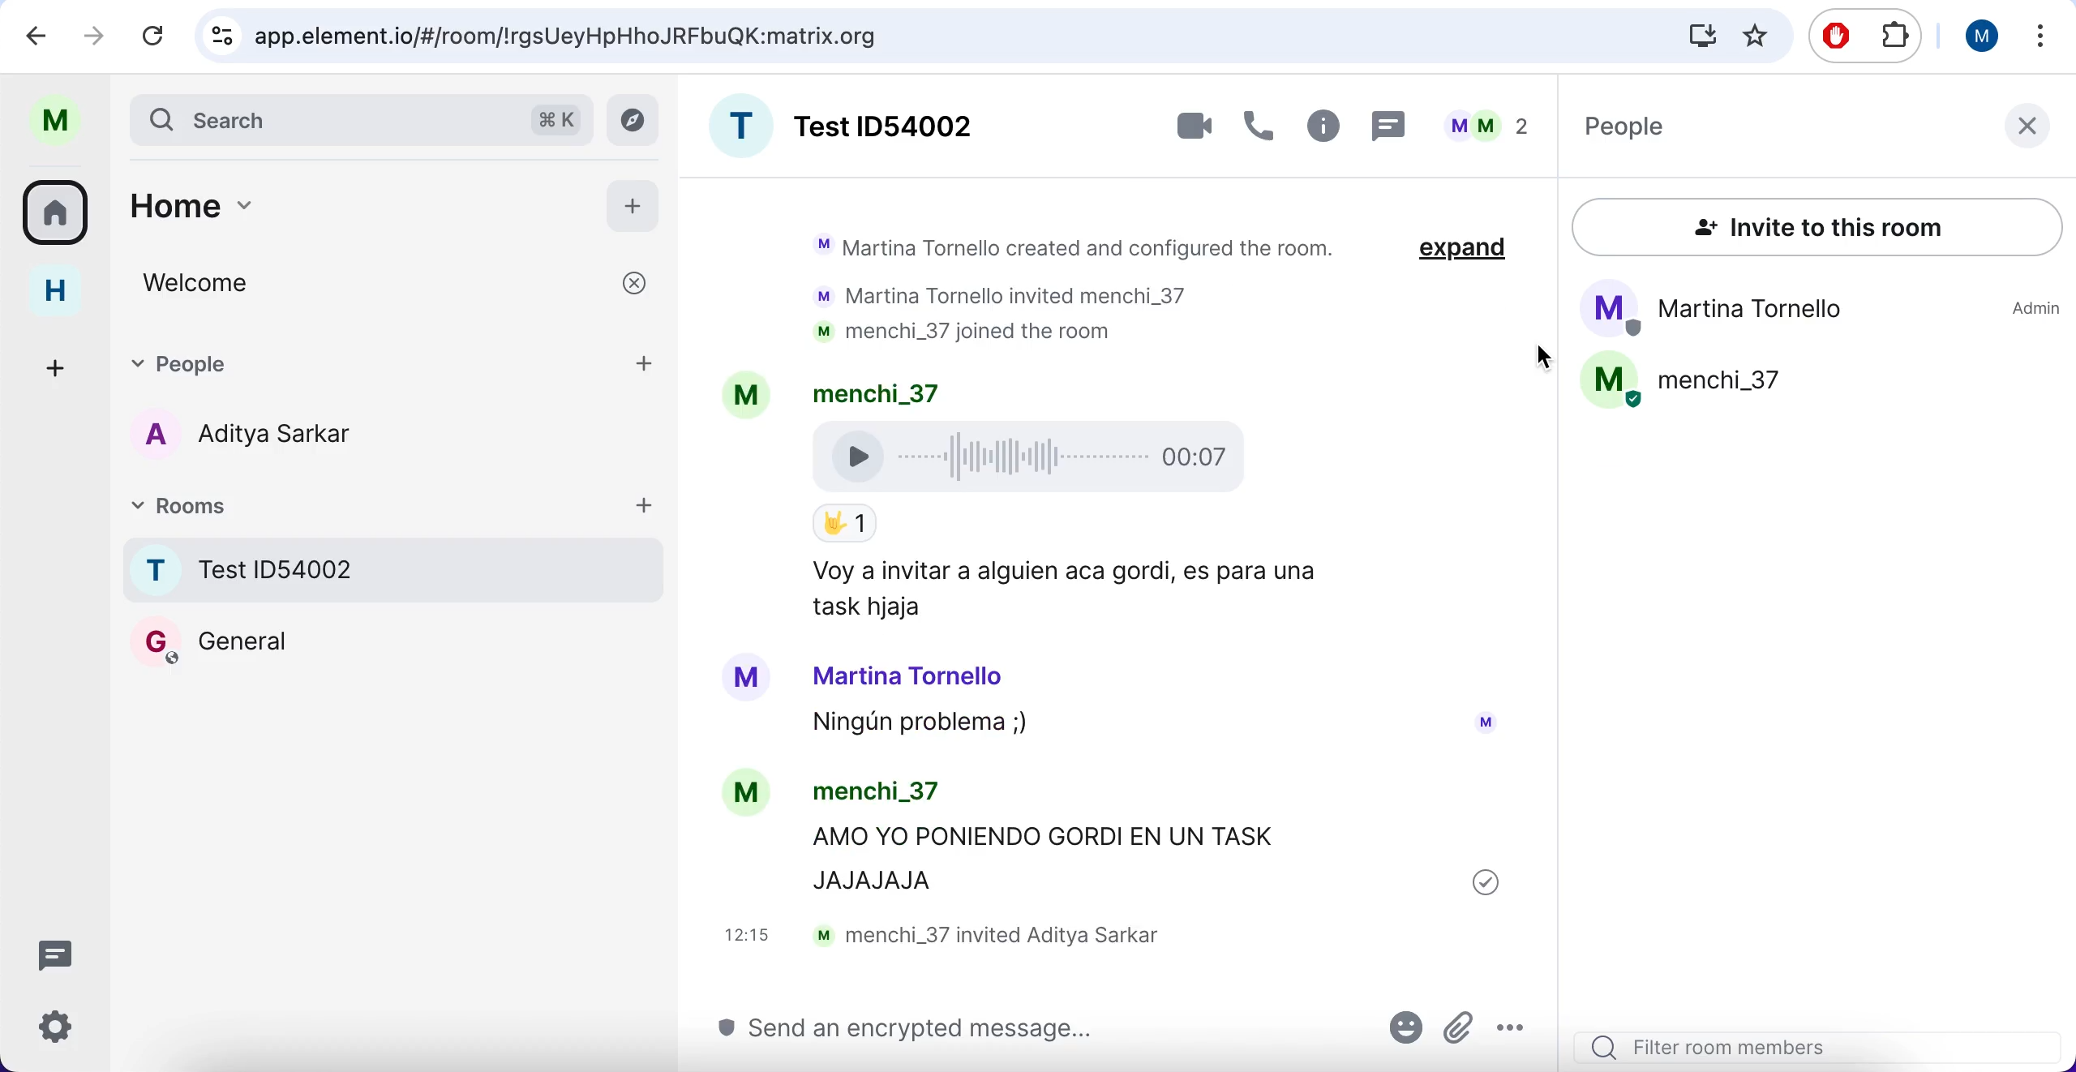 Image resolution: width=2076 pixels, height=1072 pixels. I want to click on Martina Tornello, so click(915, 672).